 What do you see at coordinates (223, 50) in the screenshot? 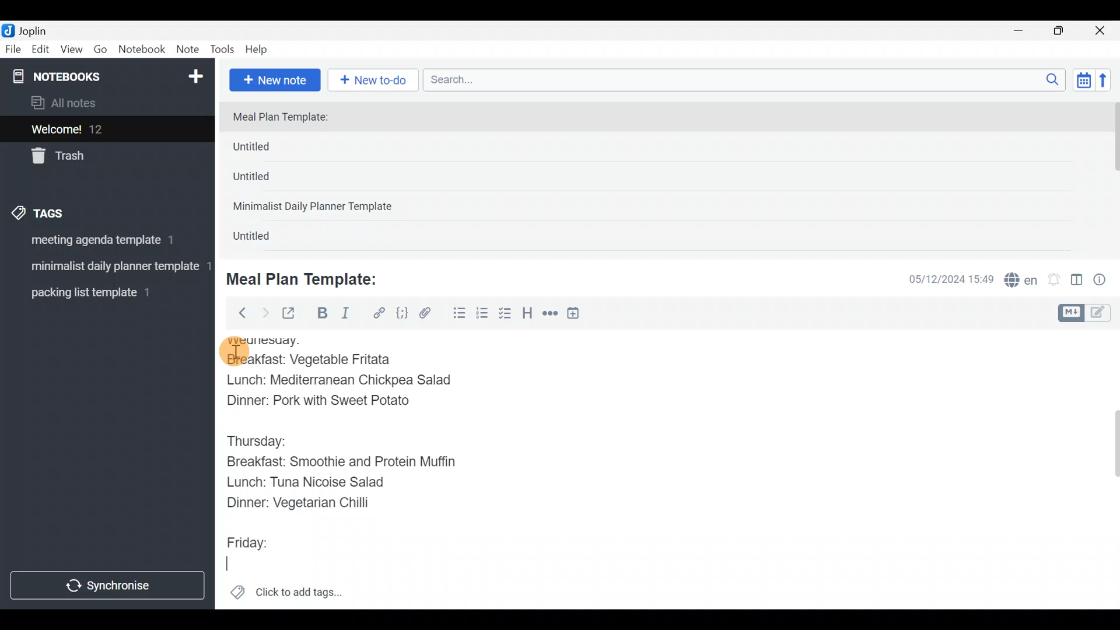
I see `Tools` at bounding box center [223, 50].